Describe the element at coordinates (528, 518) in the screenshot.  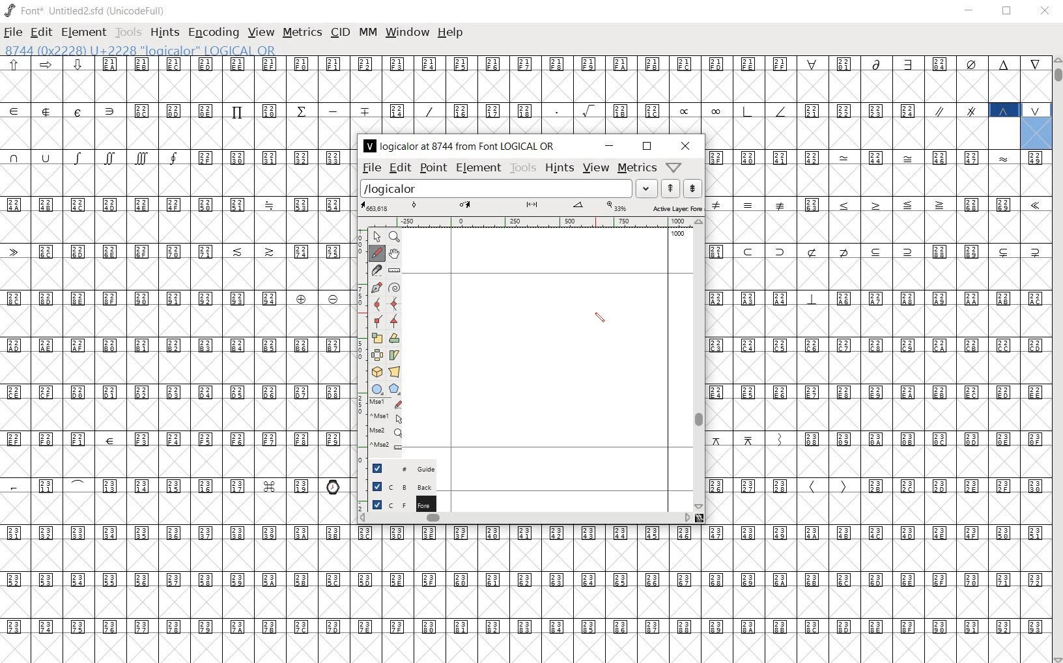
I see `scrollbar` at that location.